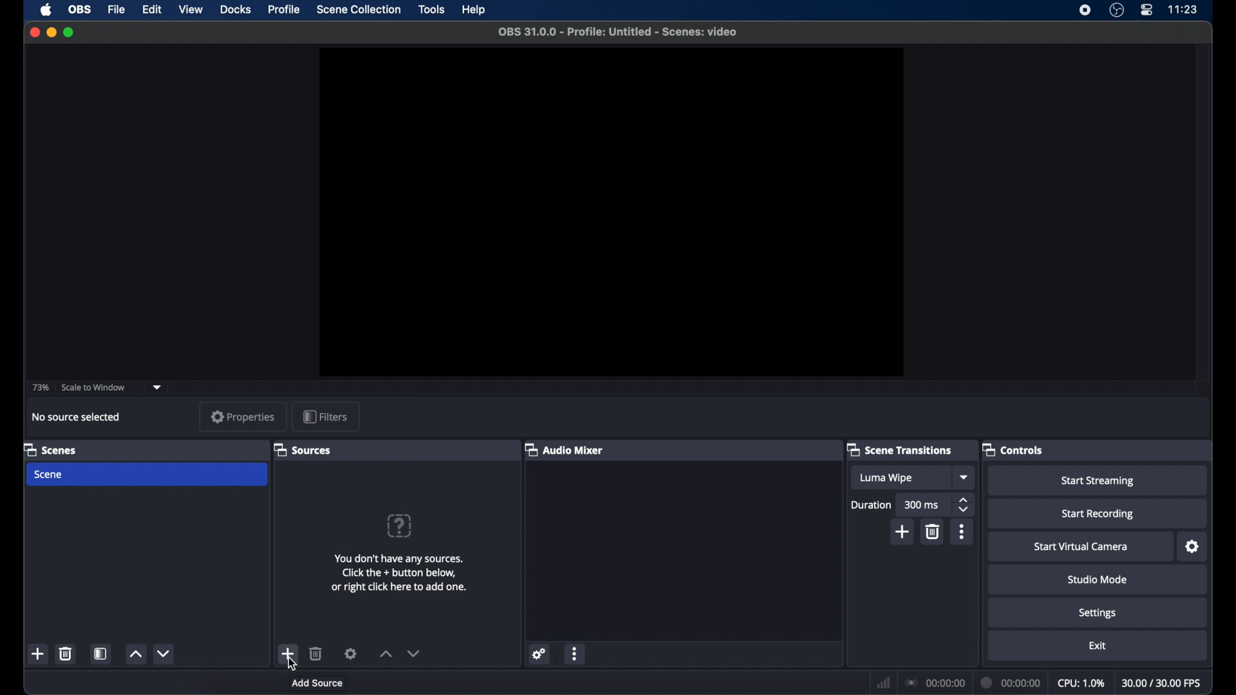 This screenshot has width=1236, height=695. I want to click on add, so click(37, 654).